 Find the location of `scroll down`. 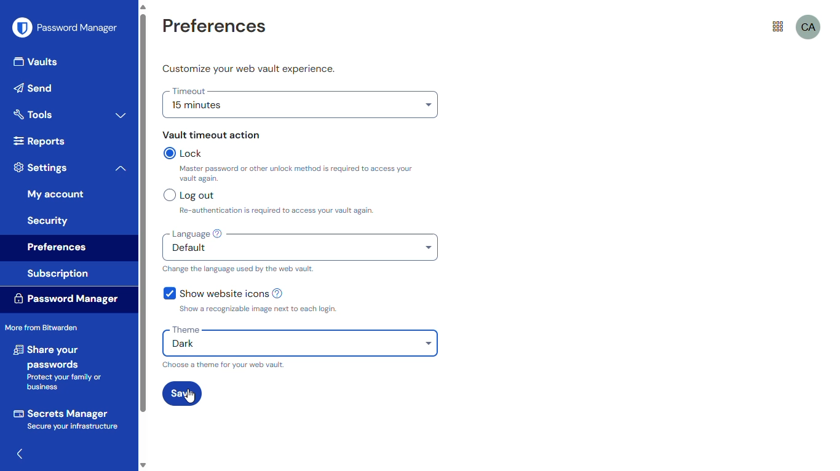

scroll down is located at coordinates (143, 466).